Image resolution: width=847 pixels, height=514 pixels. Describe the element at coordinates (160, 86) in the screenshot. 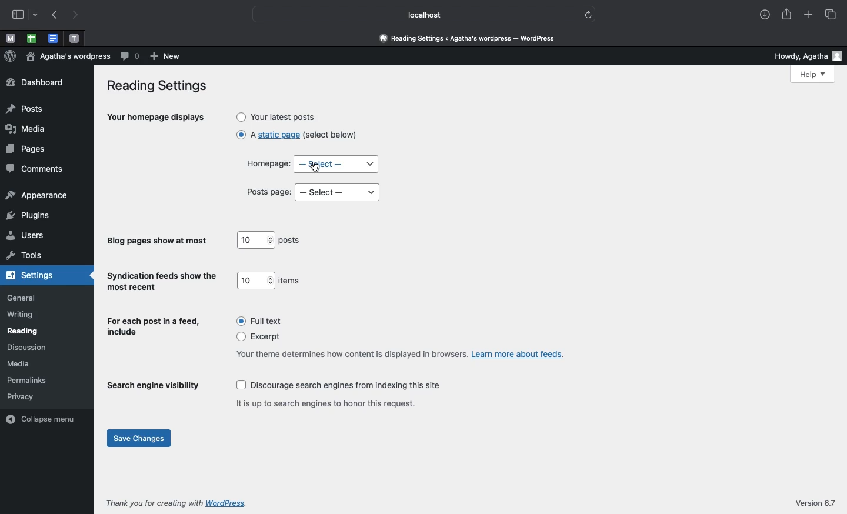

I see `Reading settings` at that location.